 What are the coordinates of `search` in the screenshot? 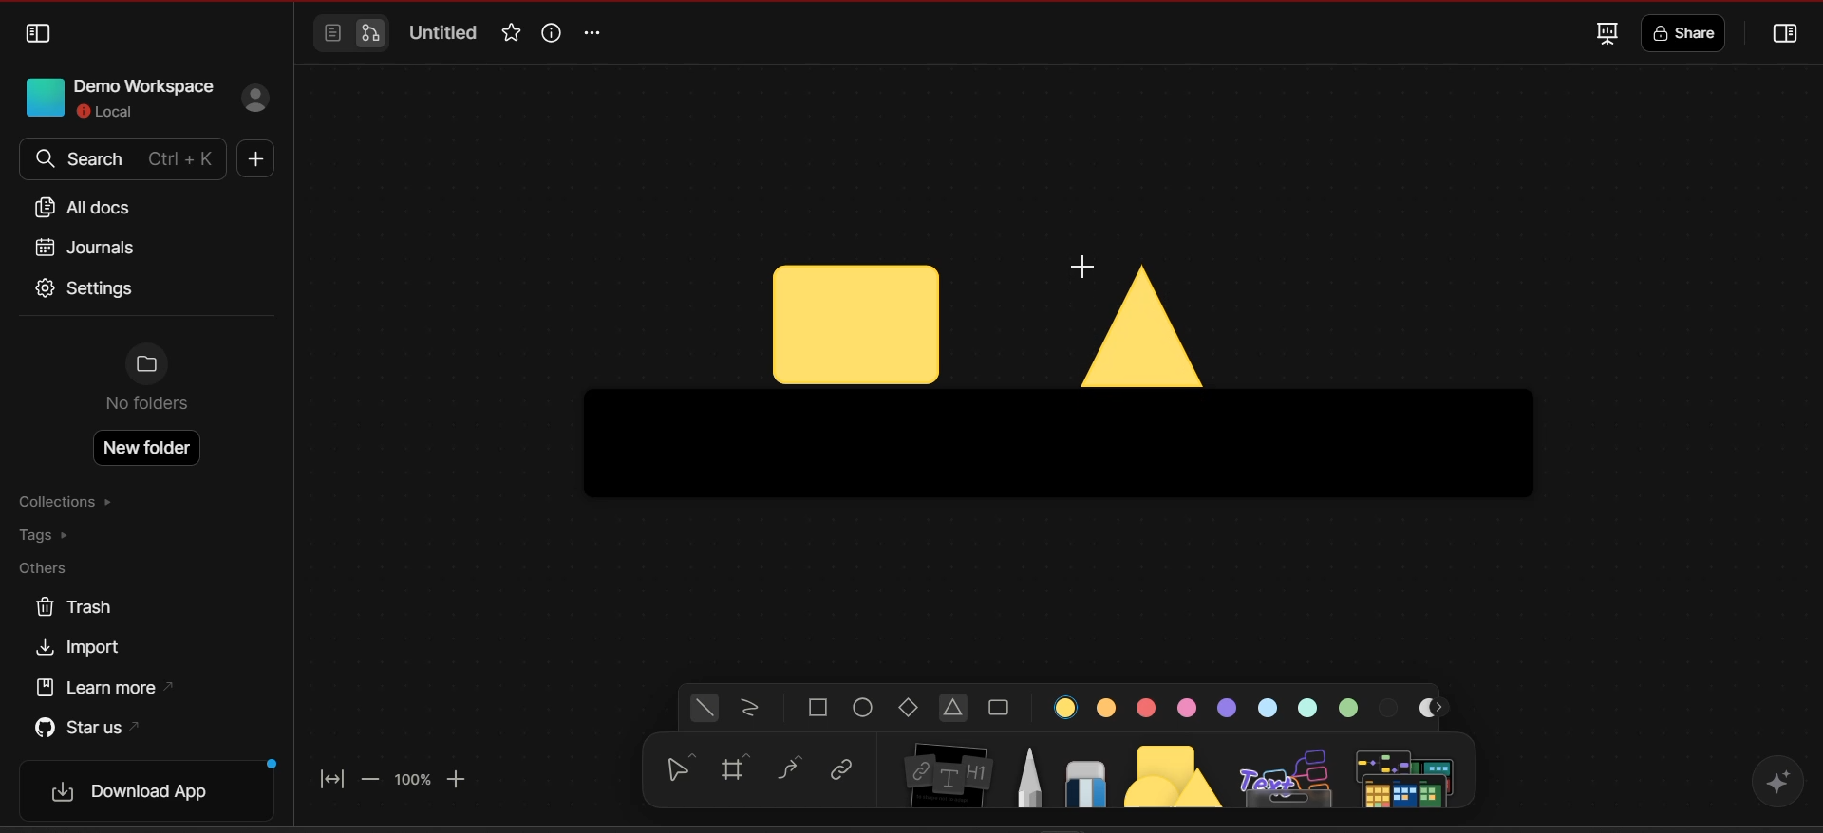 It's located at (120, 159).